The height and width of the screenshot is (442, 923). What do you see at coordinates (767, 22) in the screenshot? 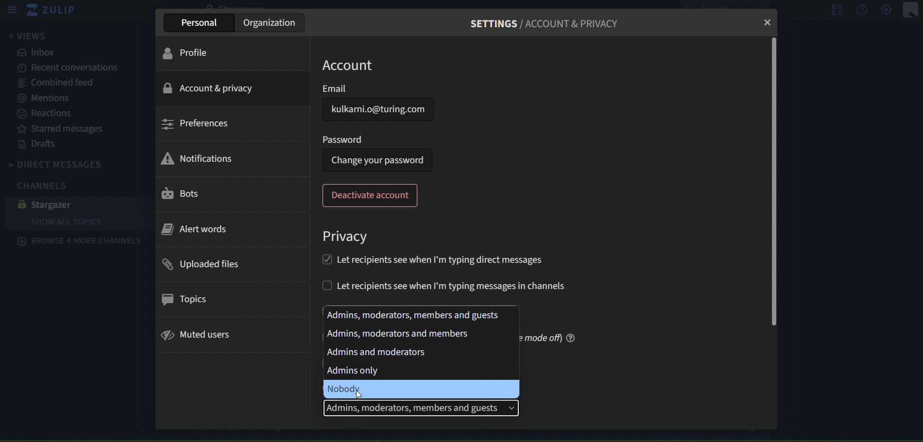
I see `close` at bounding box center [767, 22].